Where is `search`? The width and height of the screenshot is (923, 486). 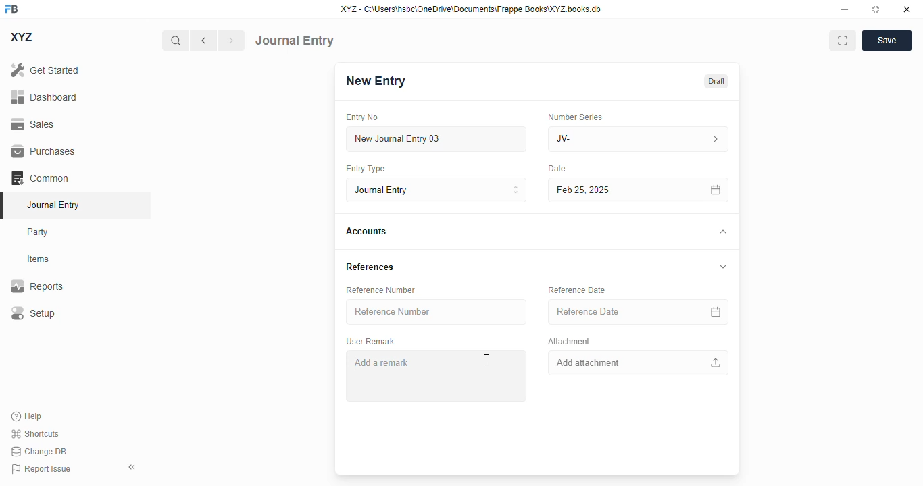
search is located at coordinates (175, 40).